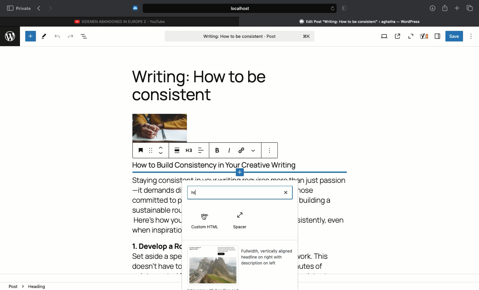 Image resolution: width=479 pixels, height=290 pixels. I want to click on Heading, so click(199, 85).